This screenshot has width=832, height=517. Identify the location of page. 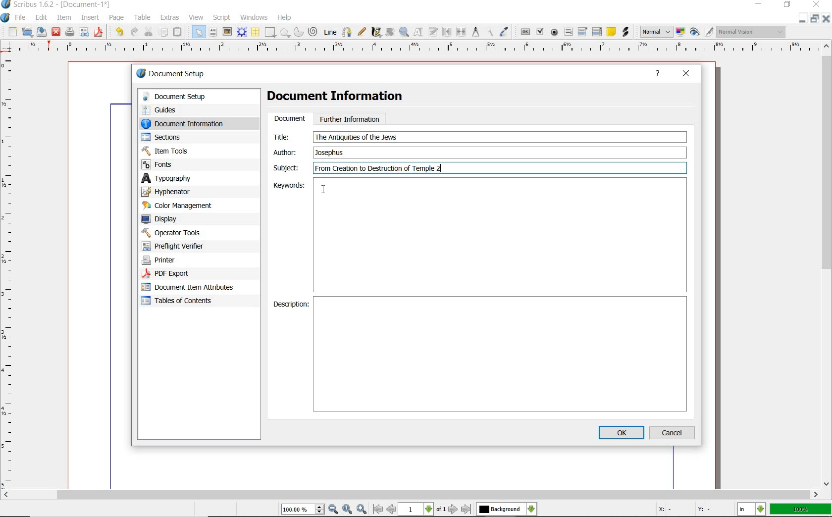
(118, 18).